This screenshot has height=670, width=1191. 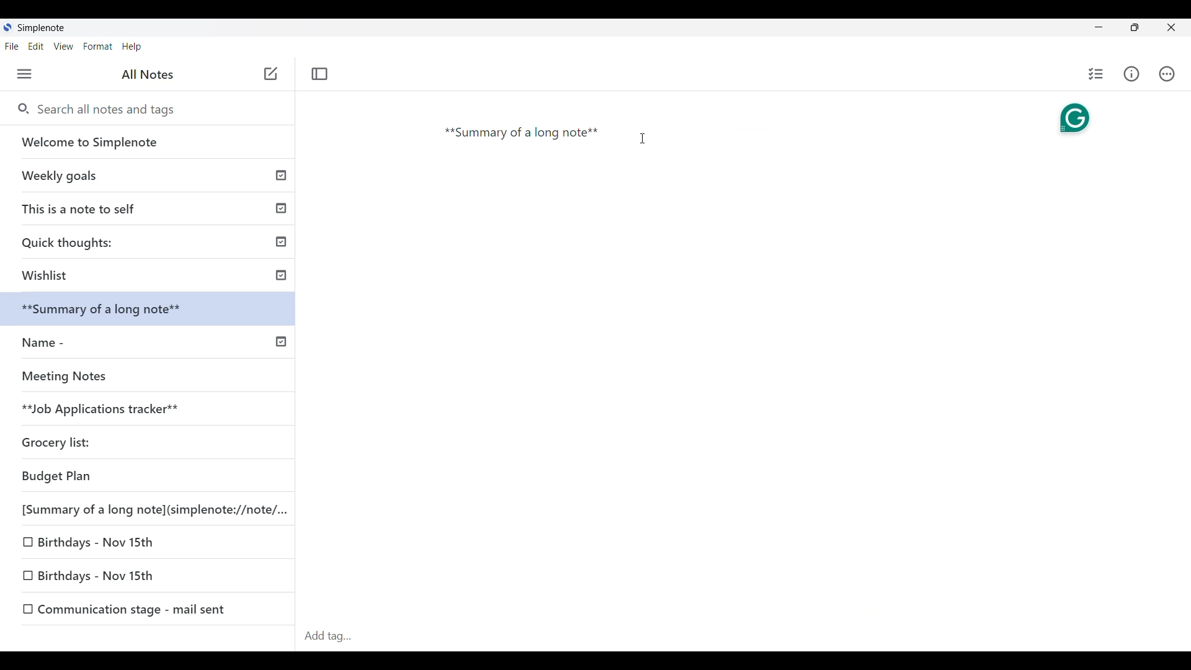 What do you see at coordinates (149, 142) in the screenshot?
I see `Welcome to Simplenote` at bounding box center [149, 142].